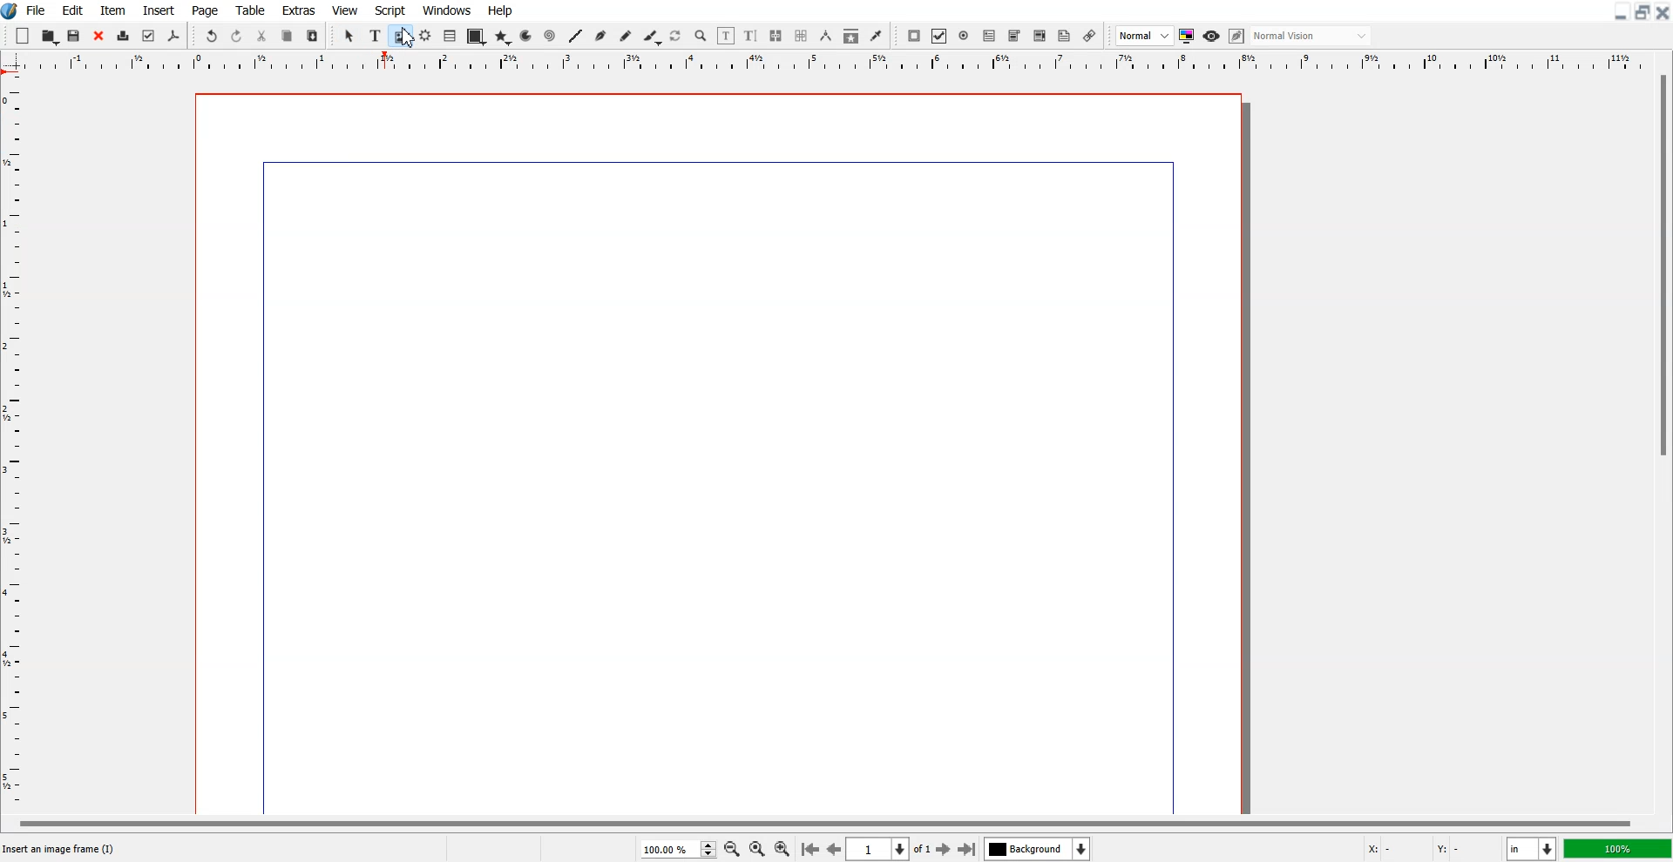 The height and width of the screenshot is (862, 1673). What do you see at coordinates (1616, 848) in the screenshot?
I see `100%` at bounding box center [1616, 848].